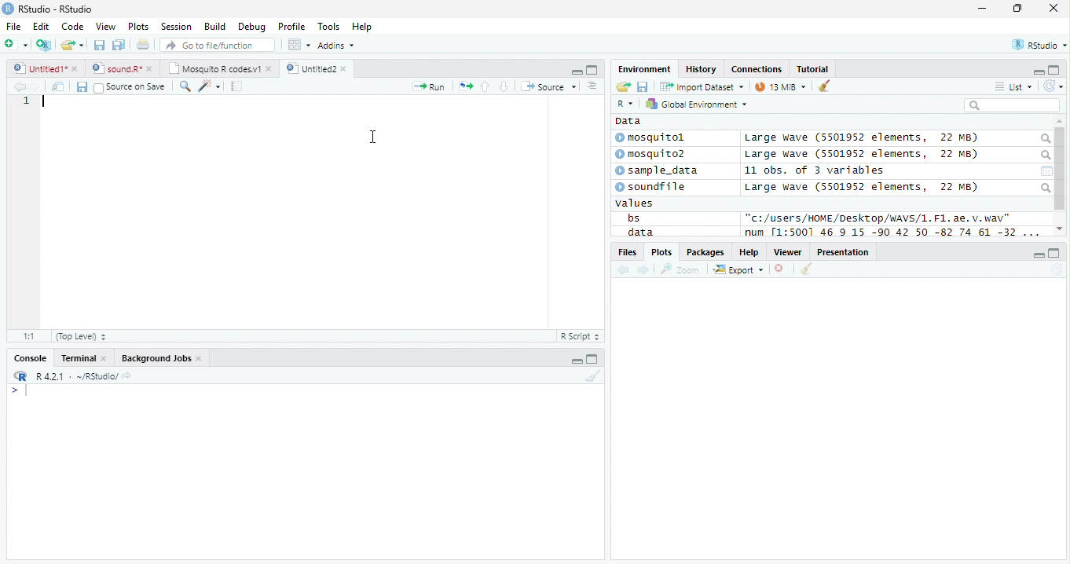 This screenshot has height=564, width=1070. What do you see at coordinates (1060, 122) in the screenshot?
I see `scroll up` at bounding box center [1060, 122].